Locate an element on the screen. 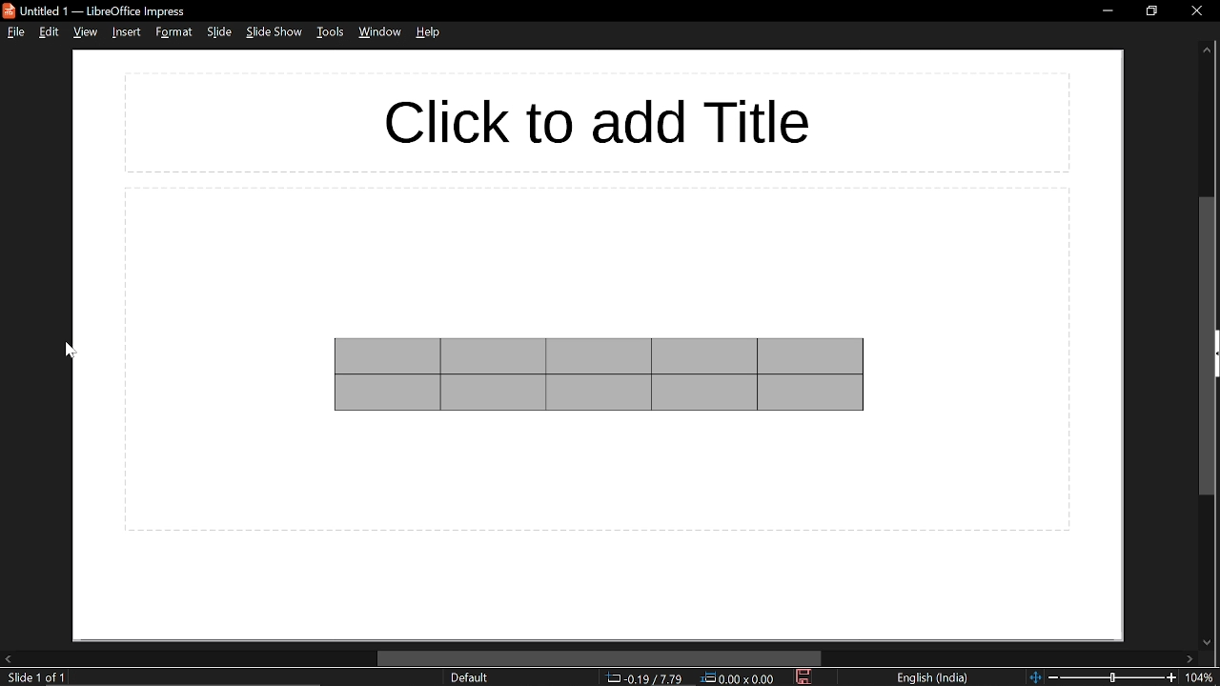 This screenshot has width=1220, height=686. current slide is located at coordinates (32, 678).